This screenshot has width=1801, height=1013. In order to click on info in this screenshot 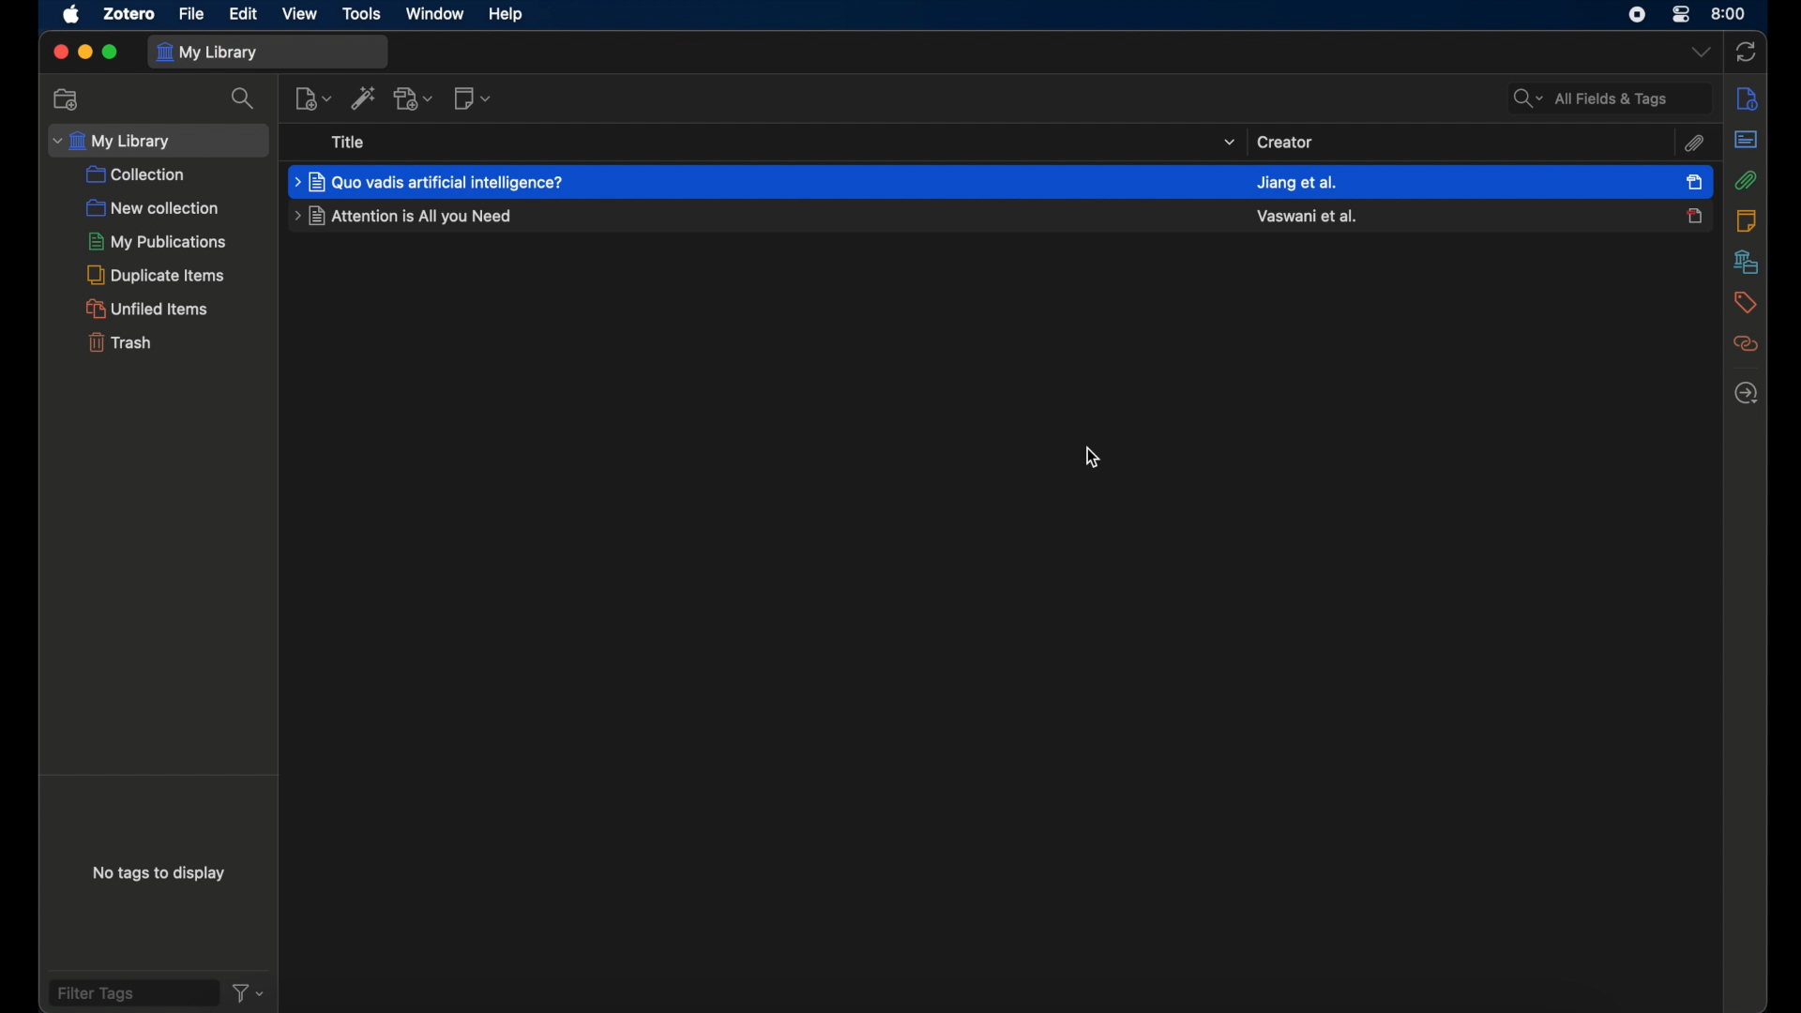, I will do `click(1744, 98)`.